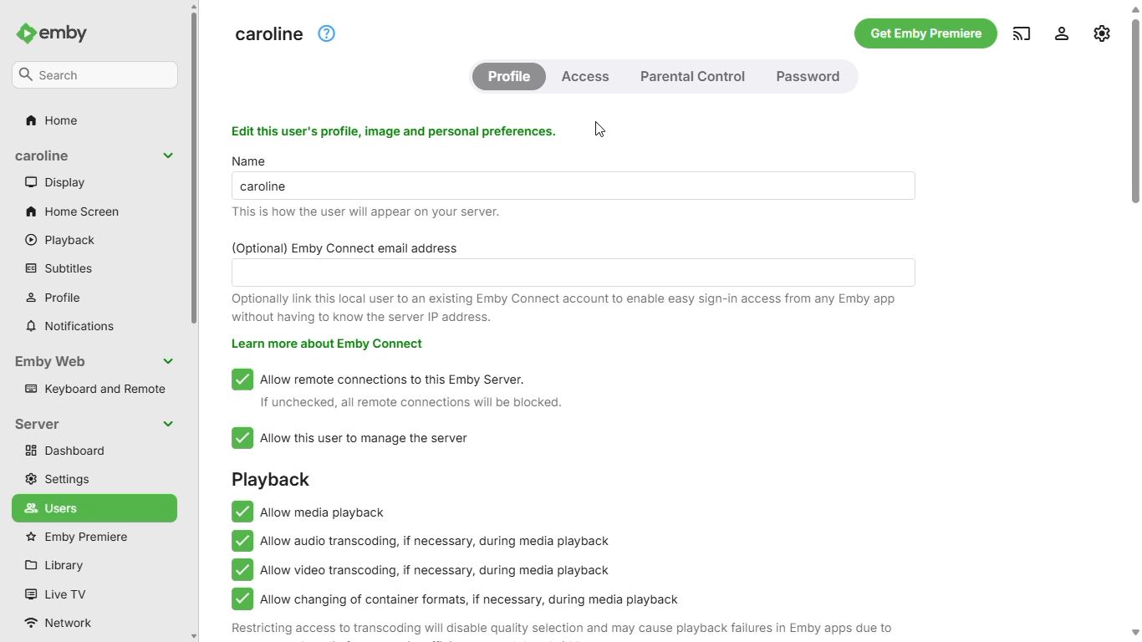  I want to click on (optional) Emby Connect email address, so click(579, 283).